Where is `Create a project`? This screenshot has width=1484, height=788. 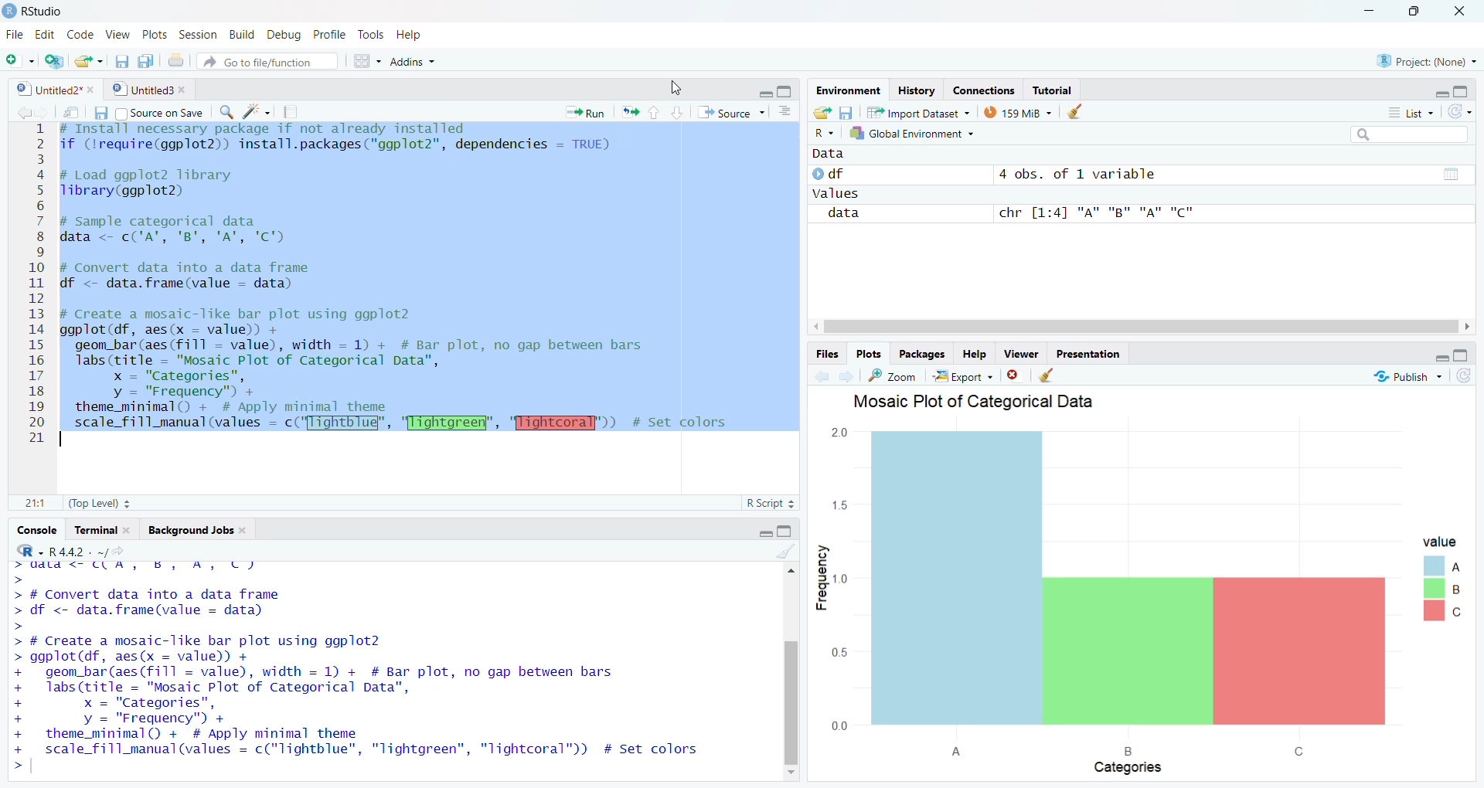 Create a project is located at coordinates (54, 61).